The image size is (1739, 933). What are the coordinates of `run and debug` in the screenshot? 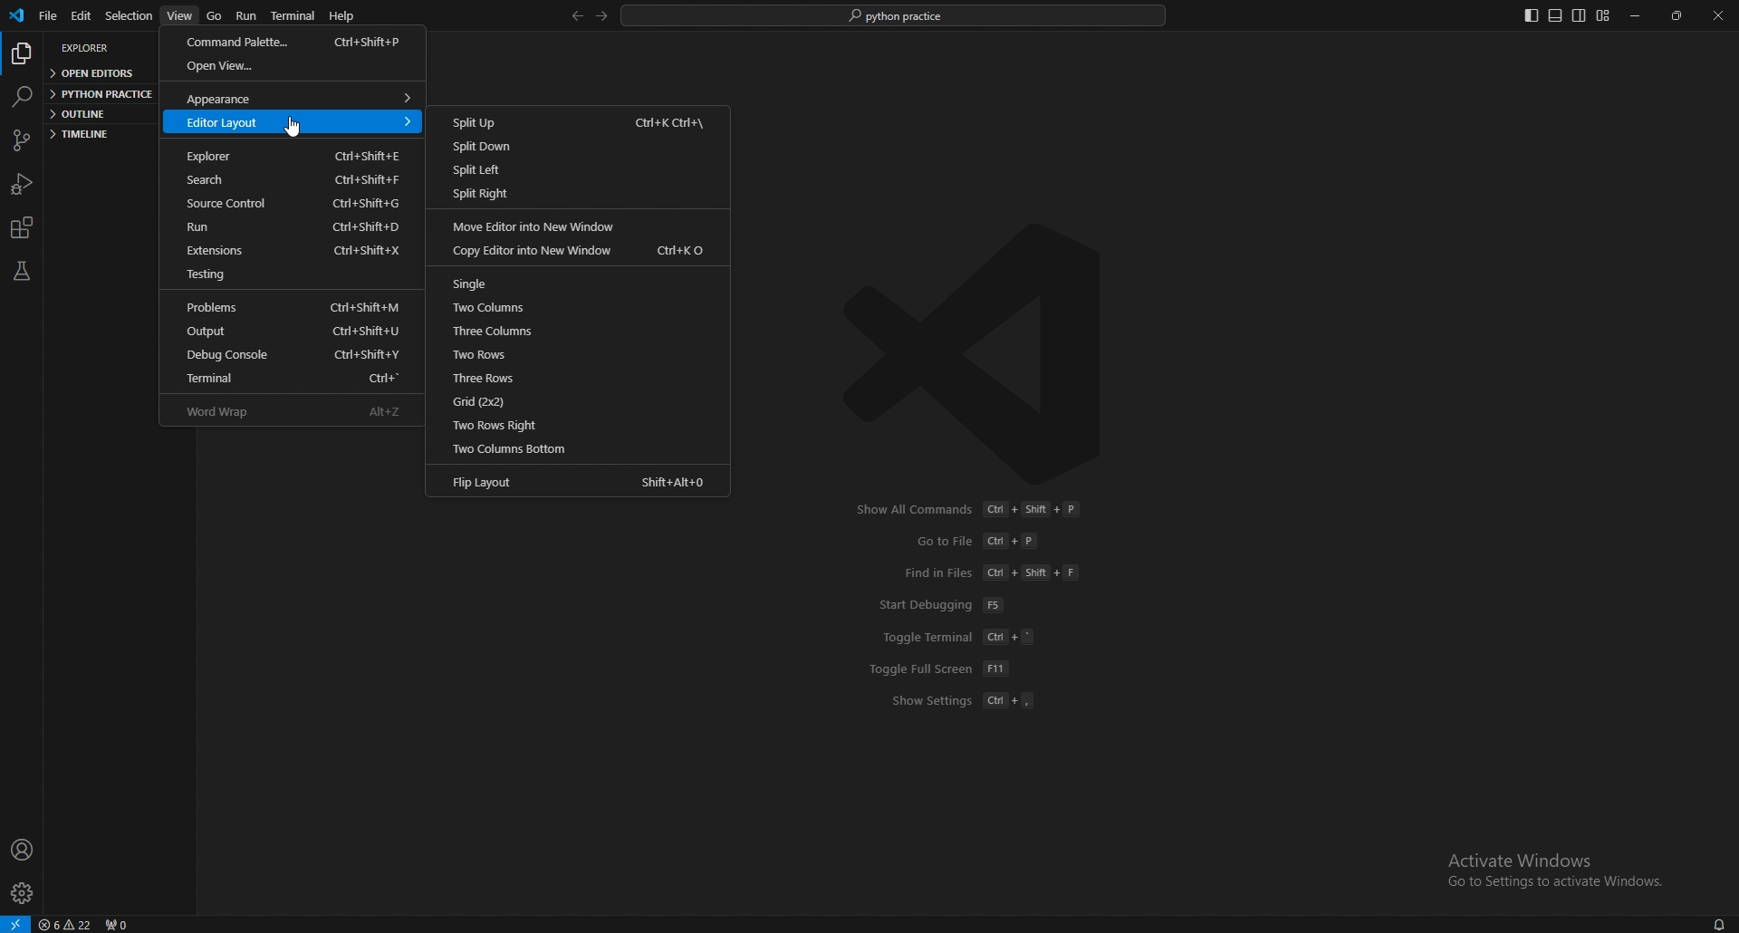 It's located at (21, 185).